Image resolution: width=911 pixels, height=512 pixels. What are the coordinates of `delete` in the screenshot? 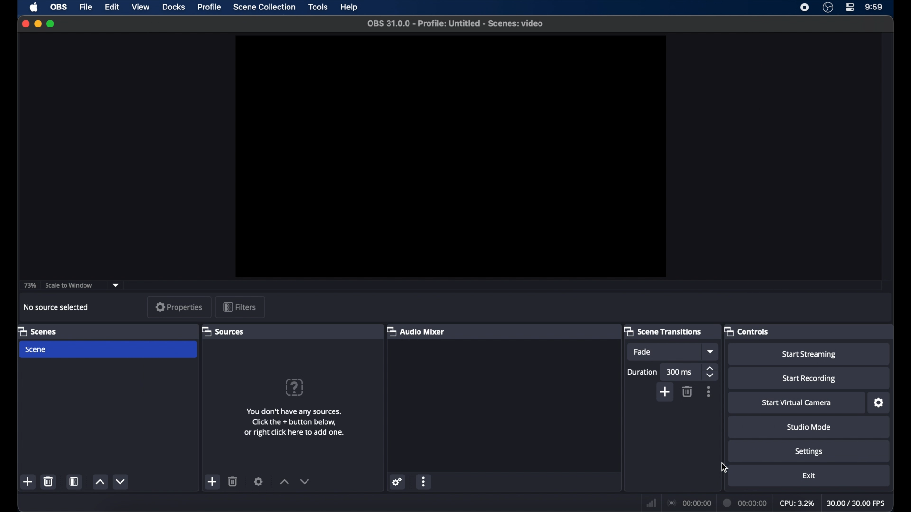 It's located at (687, 392).